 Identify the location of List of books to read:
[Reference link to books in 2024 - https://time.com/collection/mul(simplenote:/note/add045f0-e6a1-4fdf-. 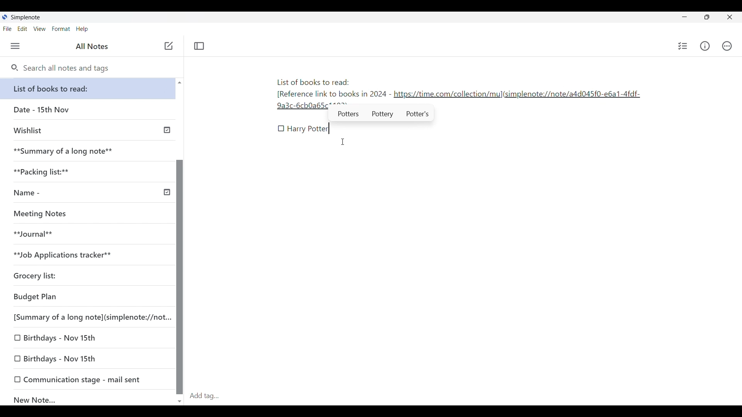
(457, 88).